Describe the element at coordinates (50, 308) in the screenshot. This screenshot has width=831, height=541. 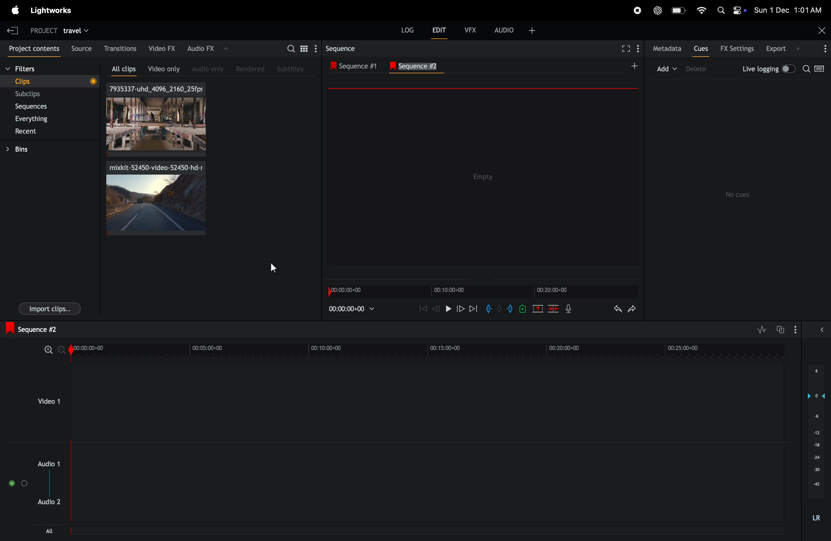
I see `import clips` at that location.